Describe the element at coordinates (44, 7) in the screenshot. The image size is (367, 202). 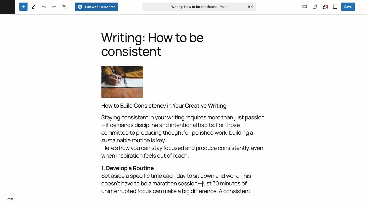
I see `Undo` at that location.